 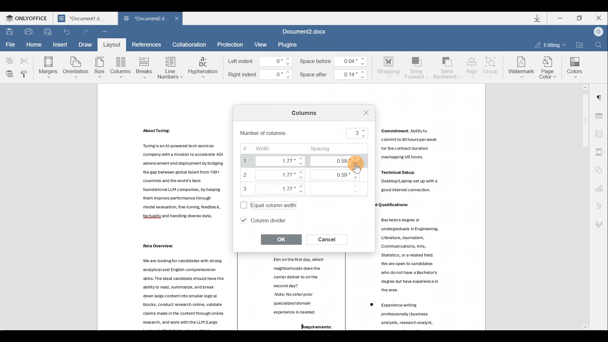 I want to click on Downloads, so click(x=538, y=19).